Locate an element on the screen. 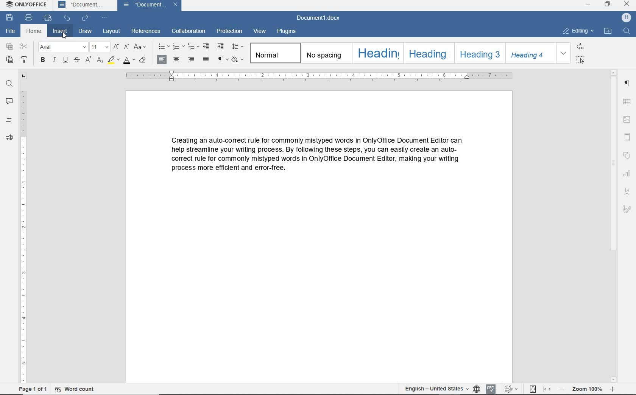 The width and height of the screenshot is (636, 395). increment font size is located at coordinates (117, 47).